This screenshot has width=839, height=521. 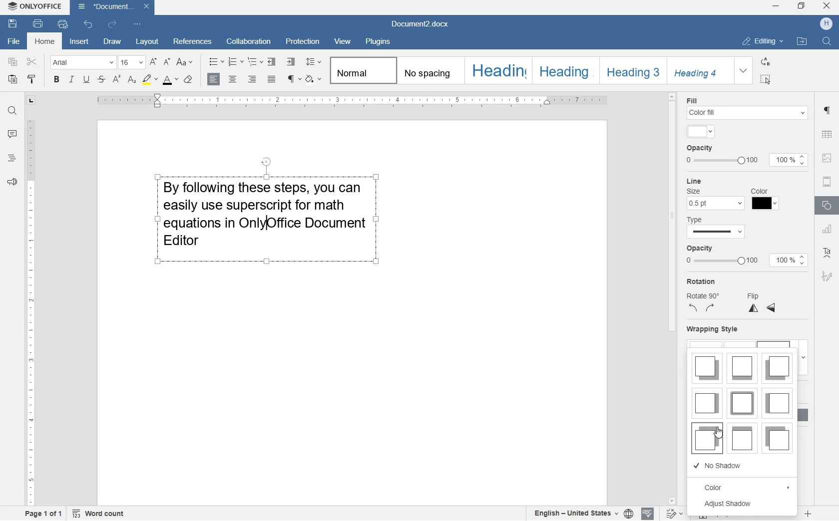 What do you see at coordinates (86, 79) in the screenshot?
I see `underline` at bounding box center [86, 79].